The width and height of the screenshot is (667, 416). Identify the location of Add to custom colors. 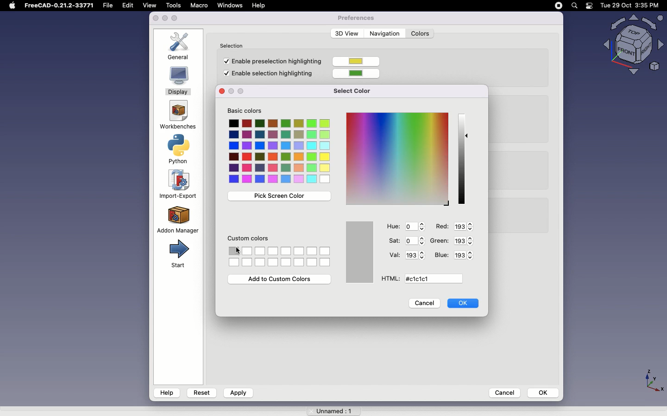
(281, 279).